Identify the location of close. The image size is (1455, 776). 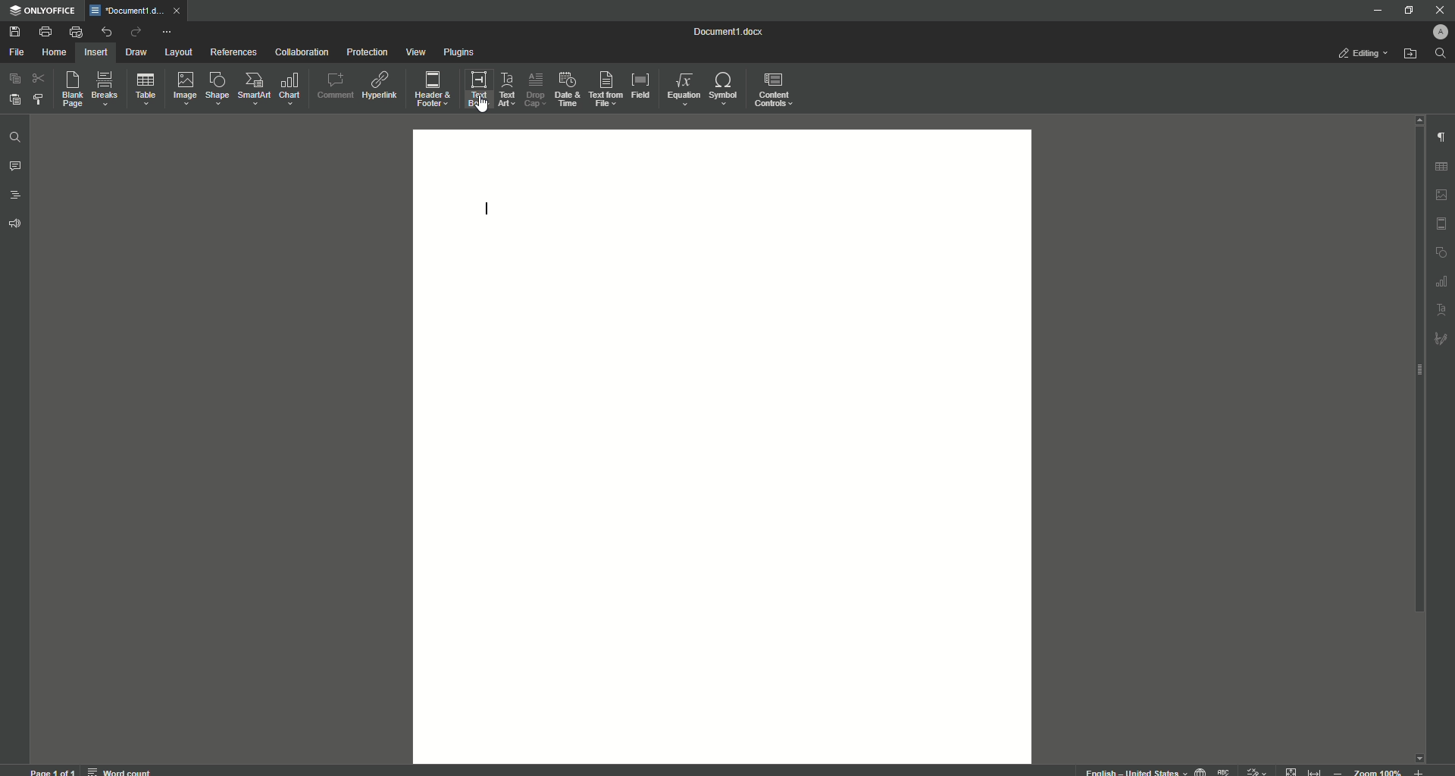
(180, 10).